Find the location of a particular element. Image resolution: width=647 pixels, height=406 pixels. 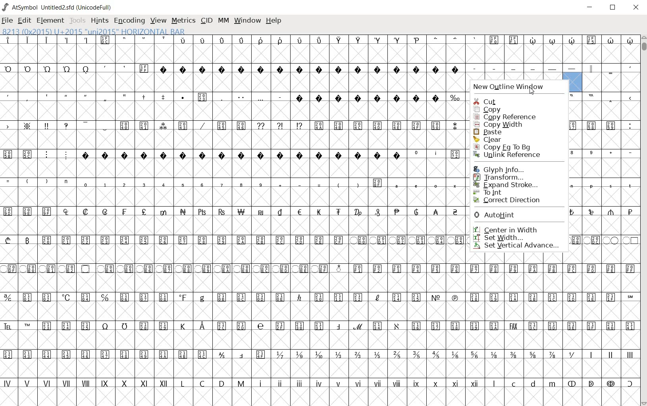

TOOLS is located at coordinates (79, 21).